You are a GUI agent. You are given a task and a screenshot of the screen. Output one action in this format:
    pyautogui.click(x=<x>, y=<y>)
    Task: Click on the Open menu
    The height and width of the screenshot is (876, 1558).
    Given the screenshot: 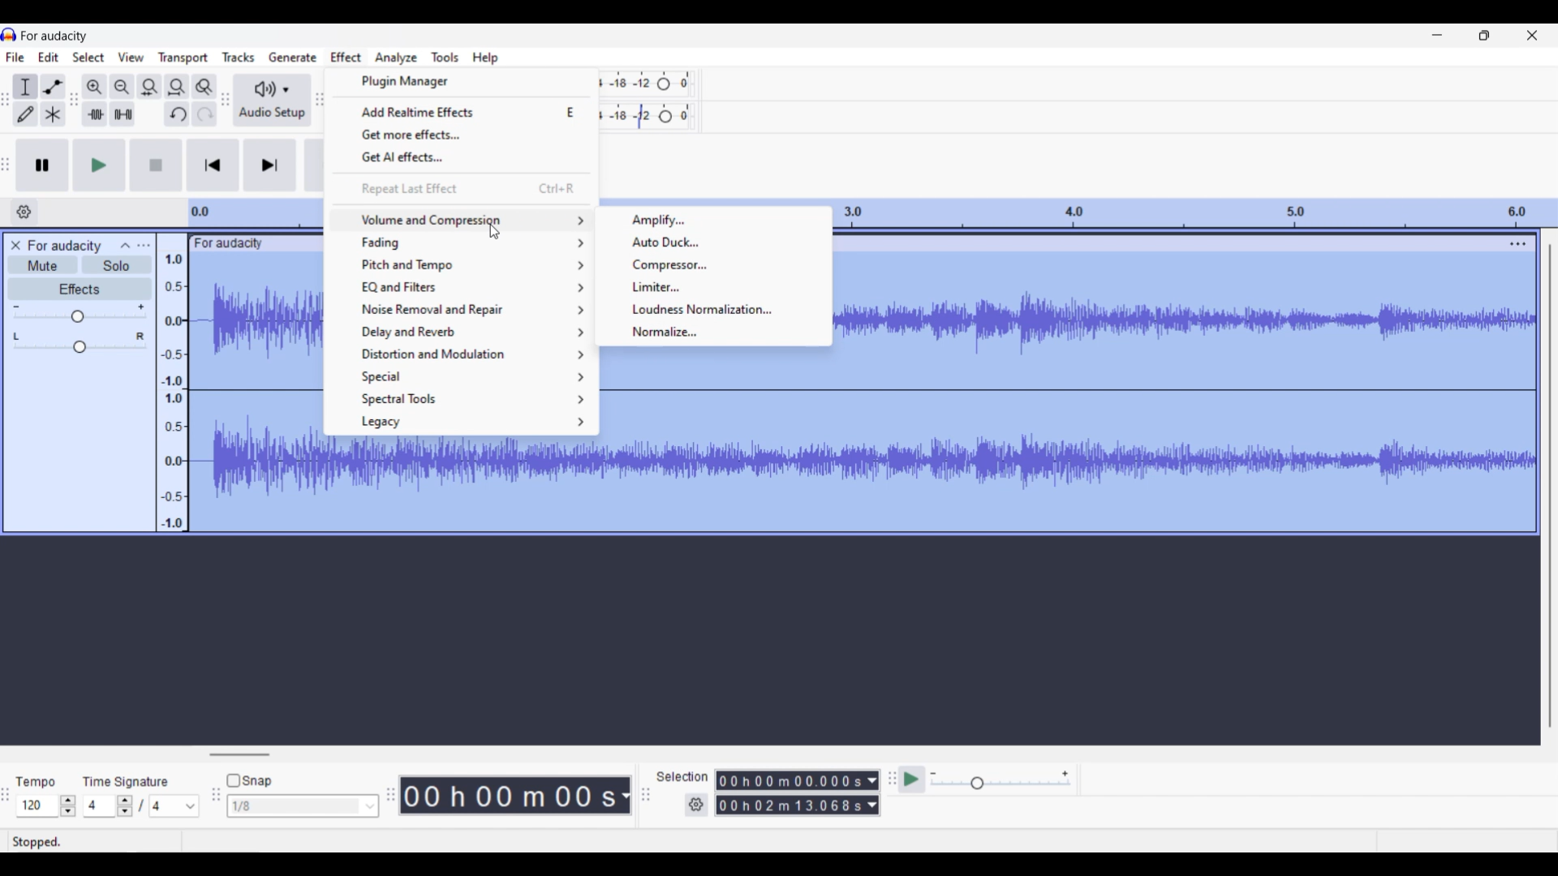 What is the action you would take?
    pyautogui.click(x=144, y=246)
    